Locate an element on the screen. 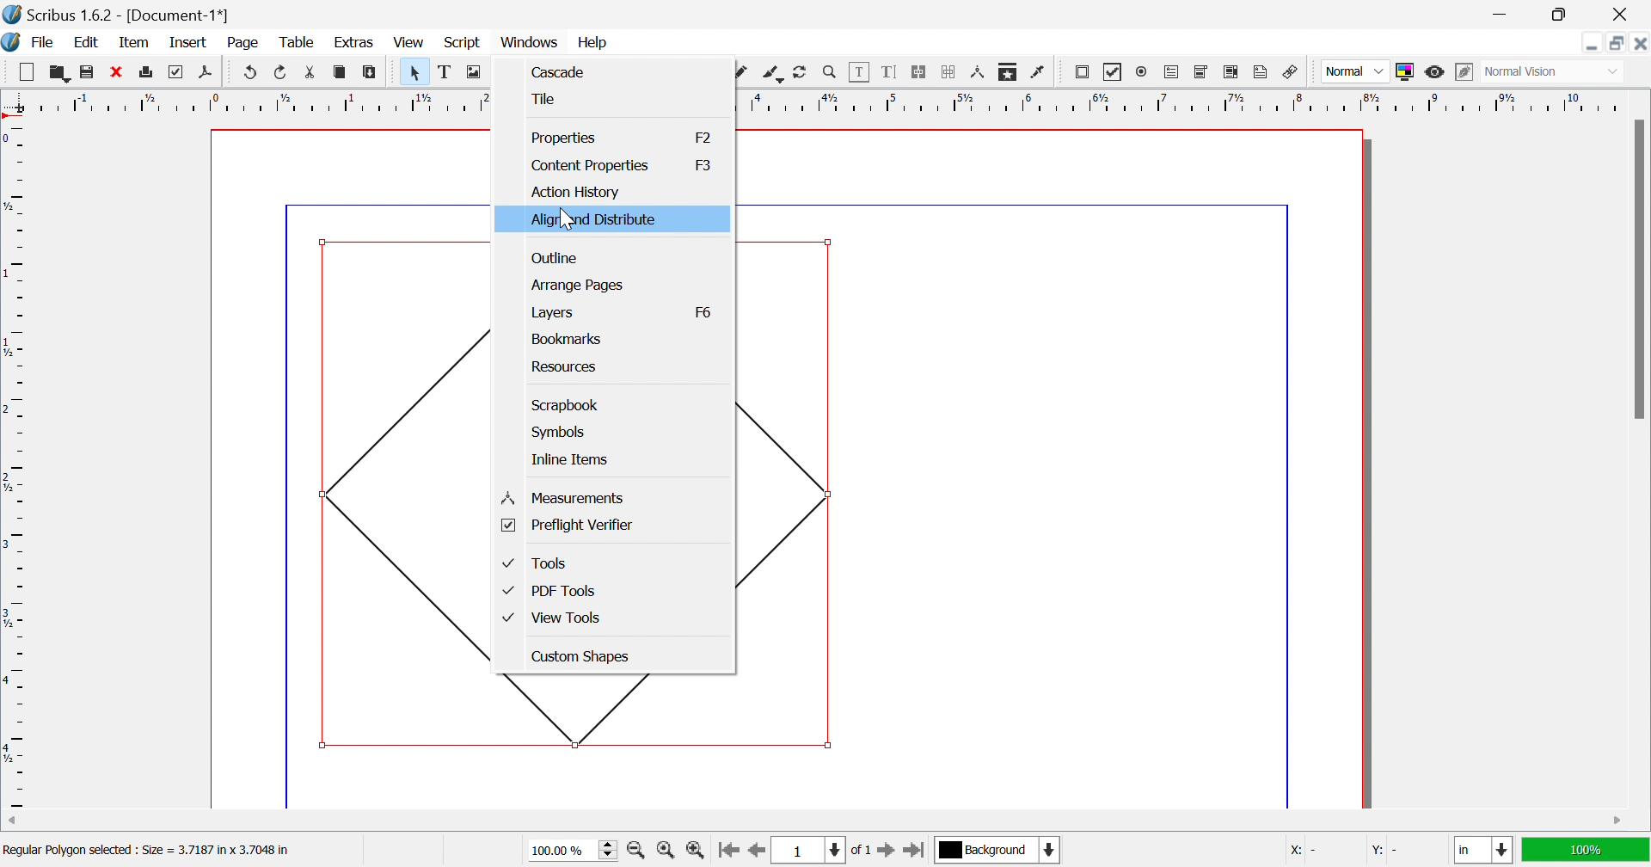 The image size is (1651, 867). Restore down is located at coordinates (1557, 15).